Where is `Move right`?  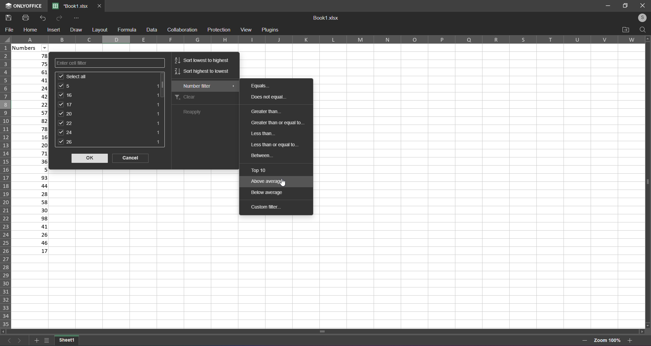
Move right is located at coordinates (641, 331).